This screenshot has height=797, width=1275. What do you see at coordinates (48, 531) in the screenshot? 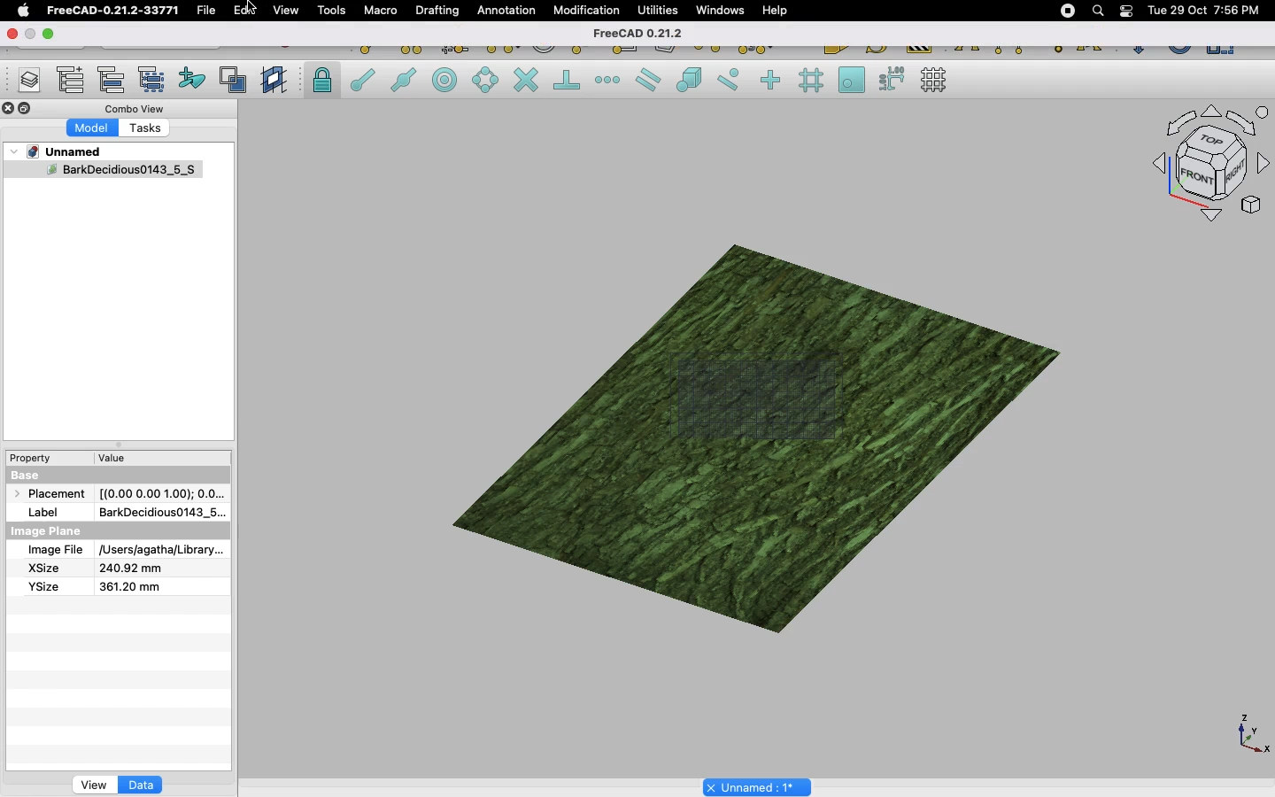
I see `Image Plane` at bounding box center [48, 531].